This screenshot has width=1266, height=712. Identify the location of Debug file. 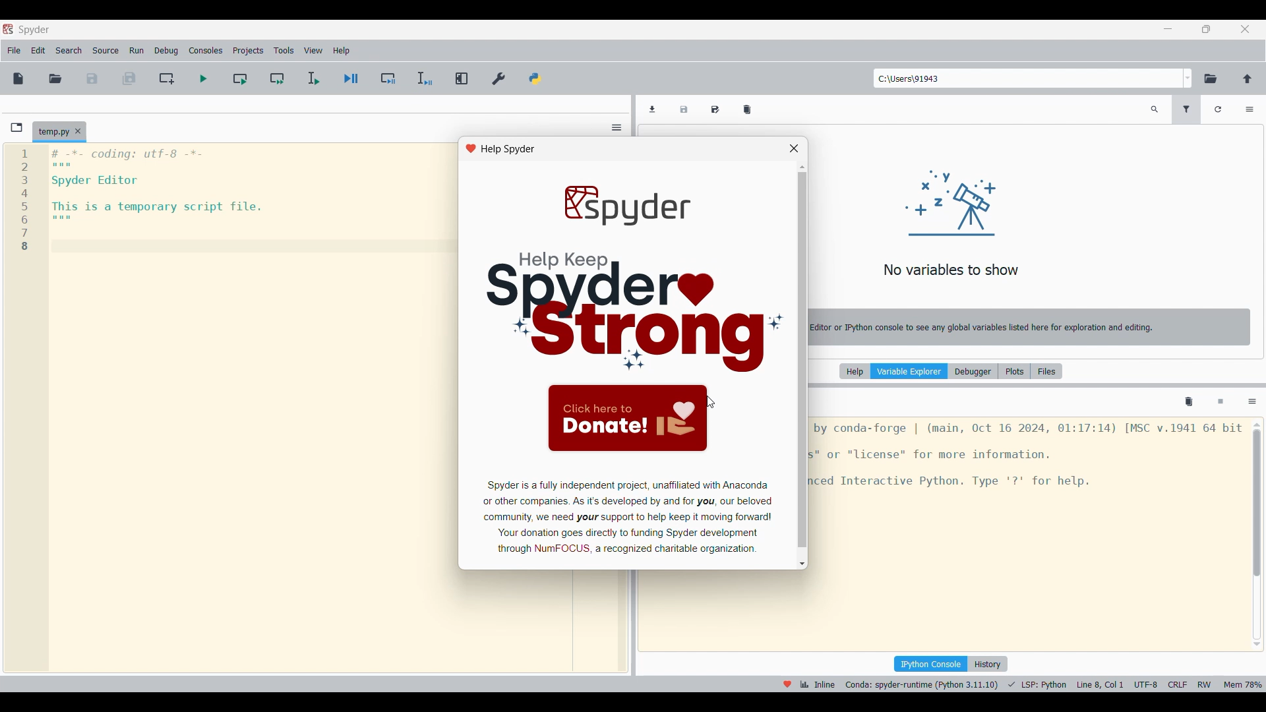
(351, 78).